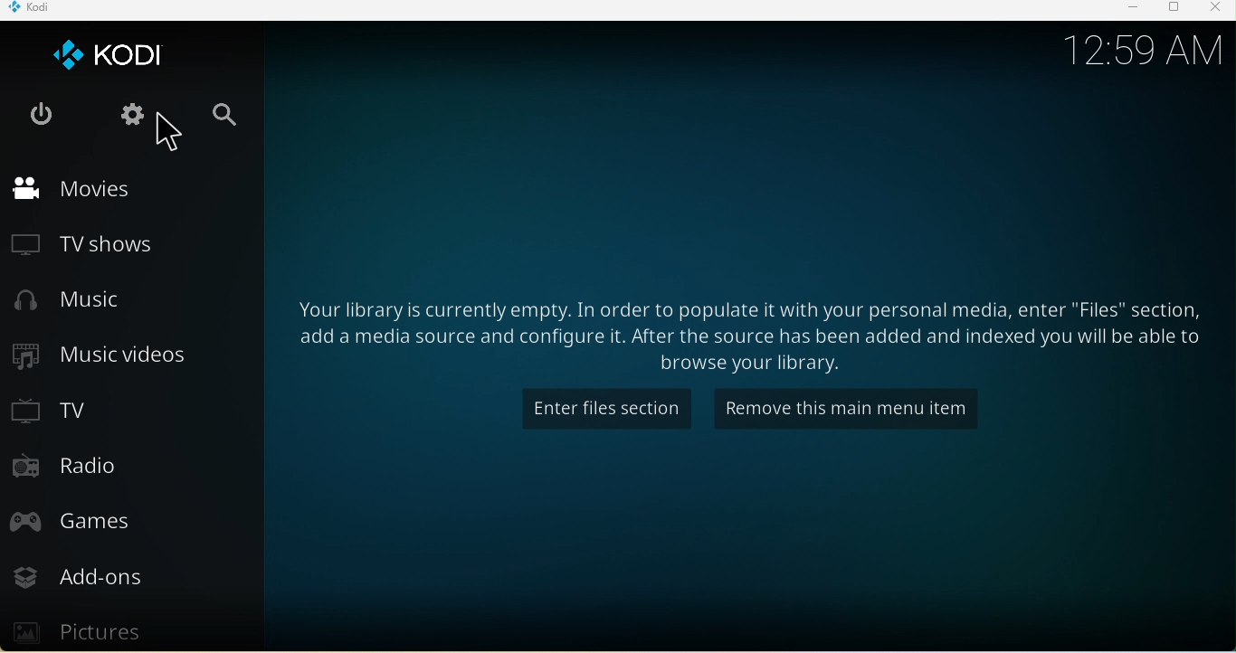  I want to click on Pictures, so click(88, 627).